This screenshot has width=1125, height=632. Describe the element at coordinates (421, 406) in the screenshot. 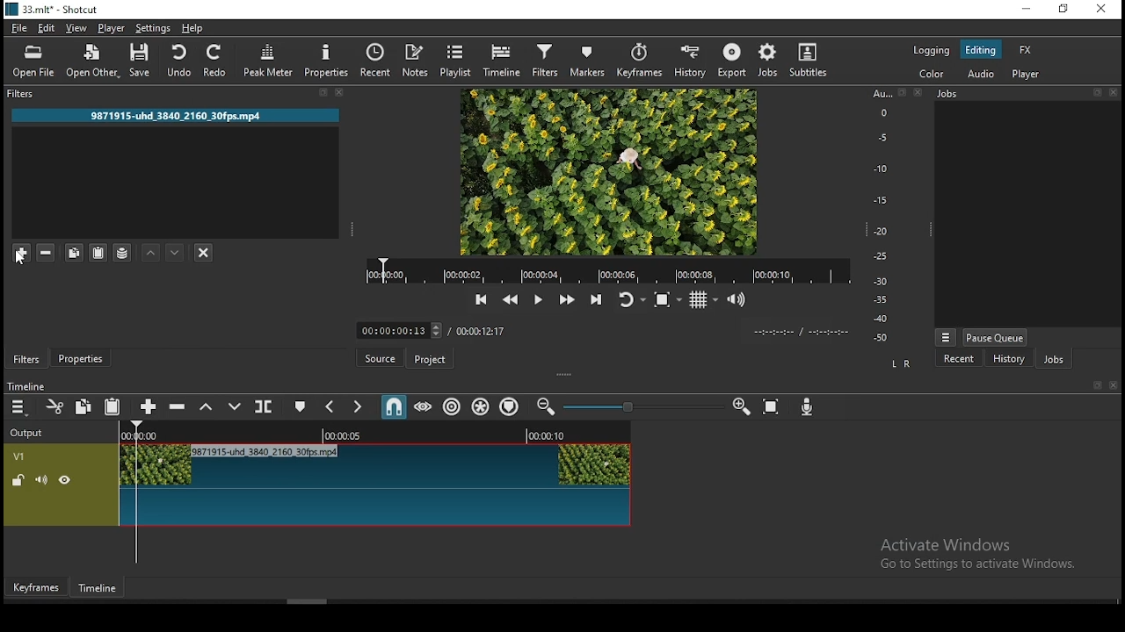

I see `scrub while dragging` at that location.